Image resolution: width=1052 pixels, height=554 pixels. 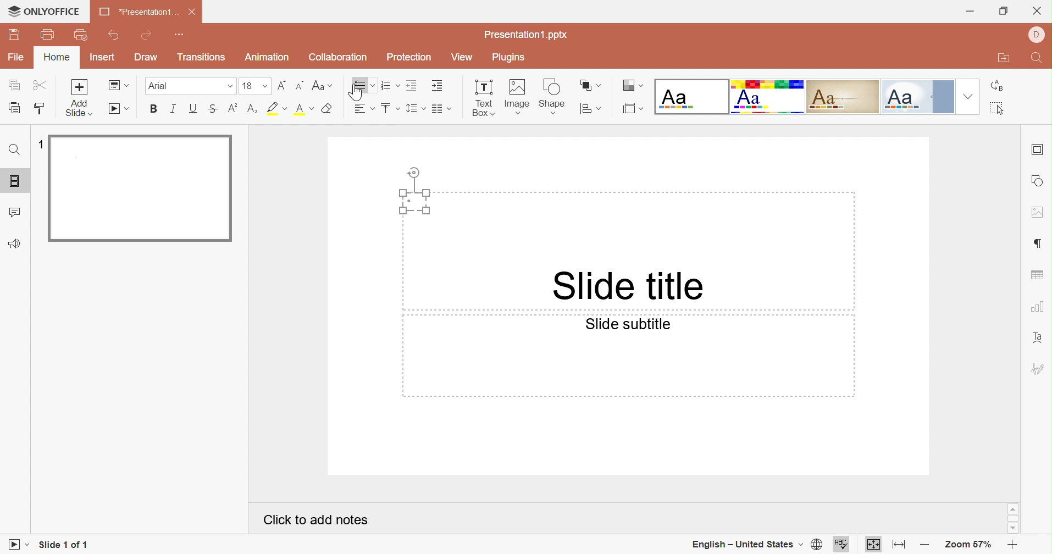 What do you see at coordinates (627, 325) in the screenshot?
I see `Slide subtitle` at bounding box center [627, 325].